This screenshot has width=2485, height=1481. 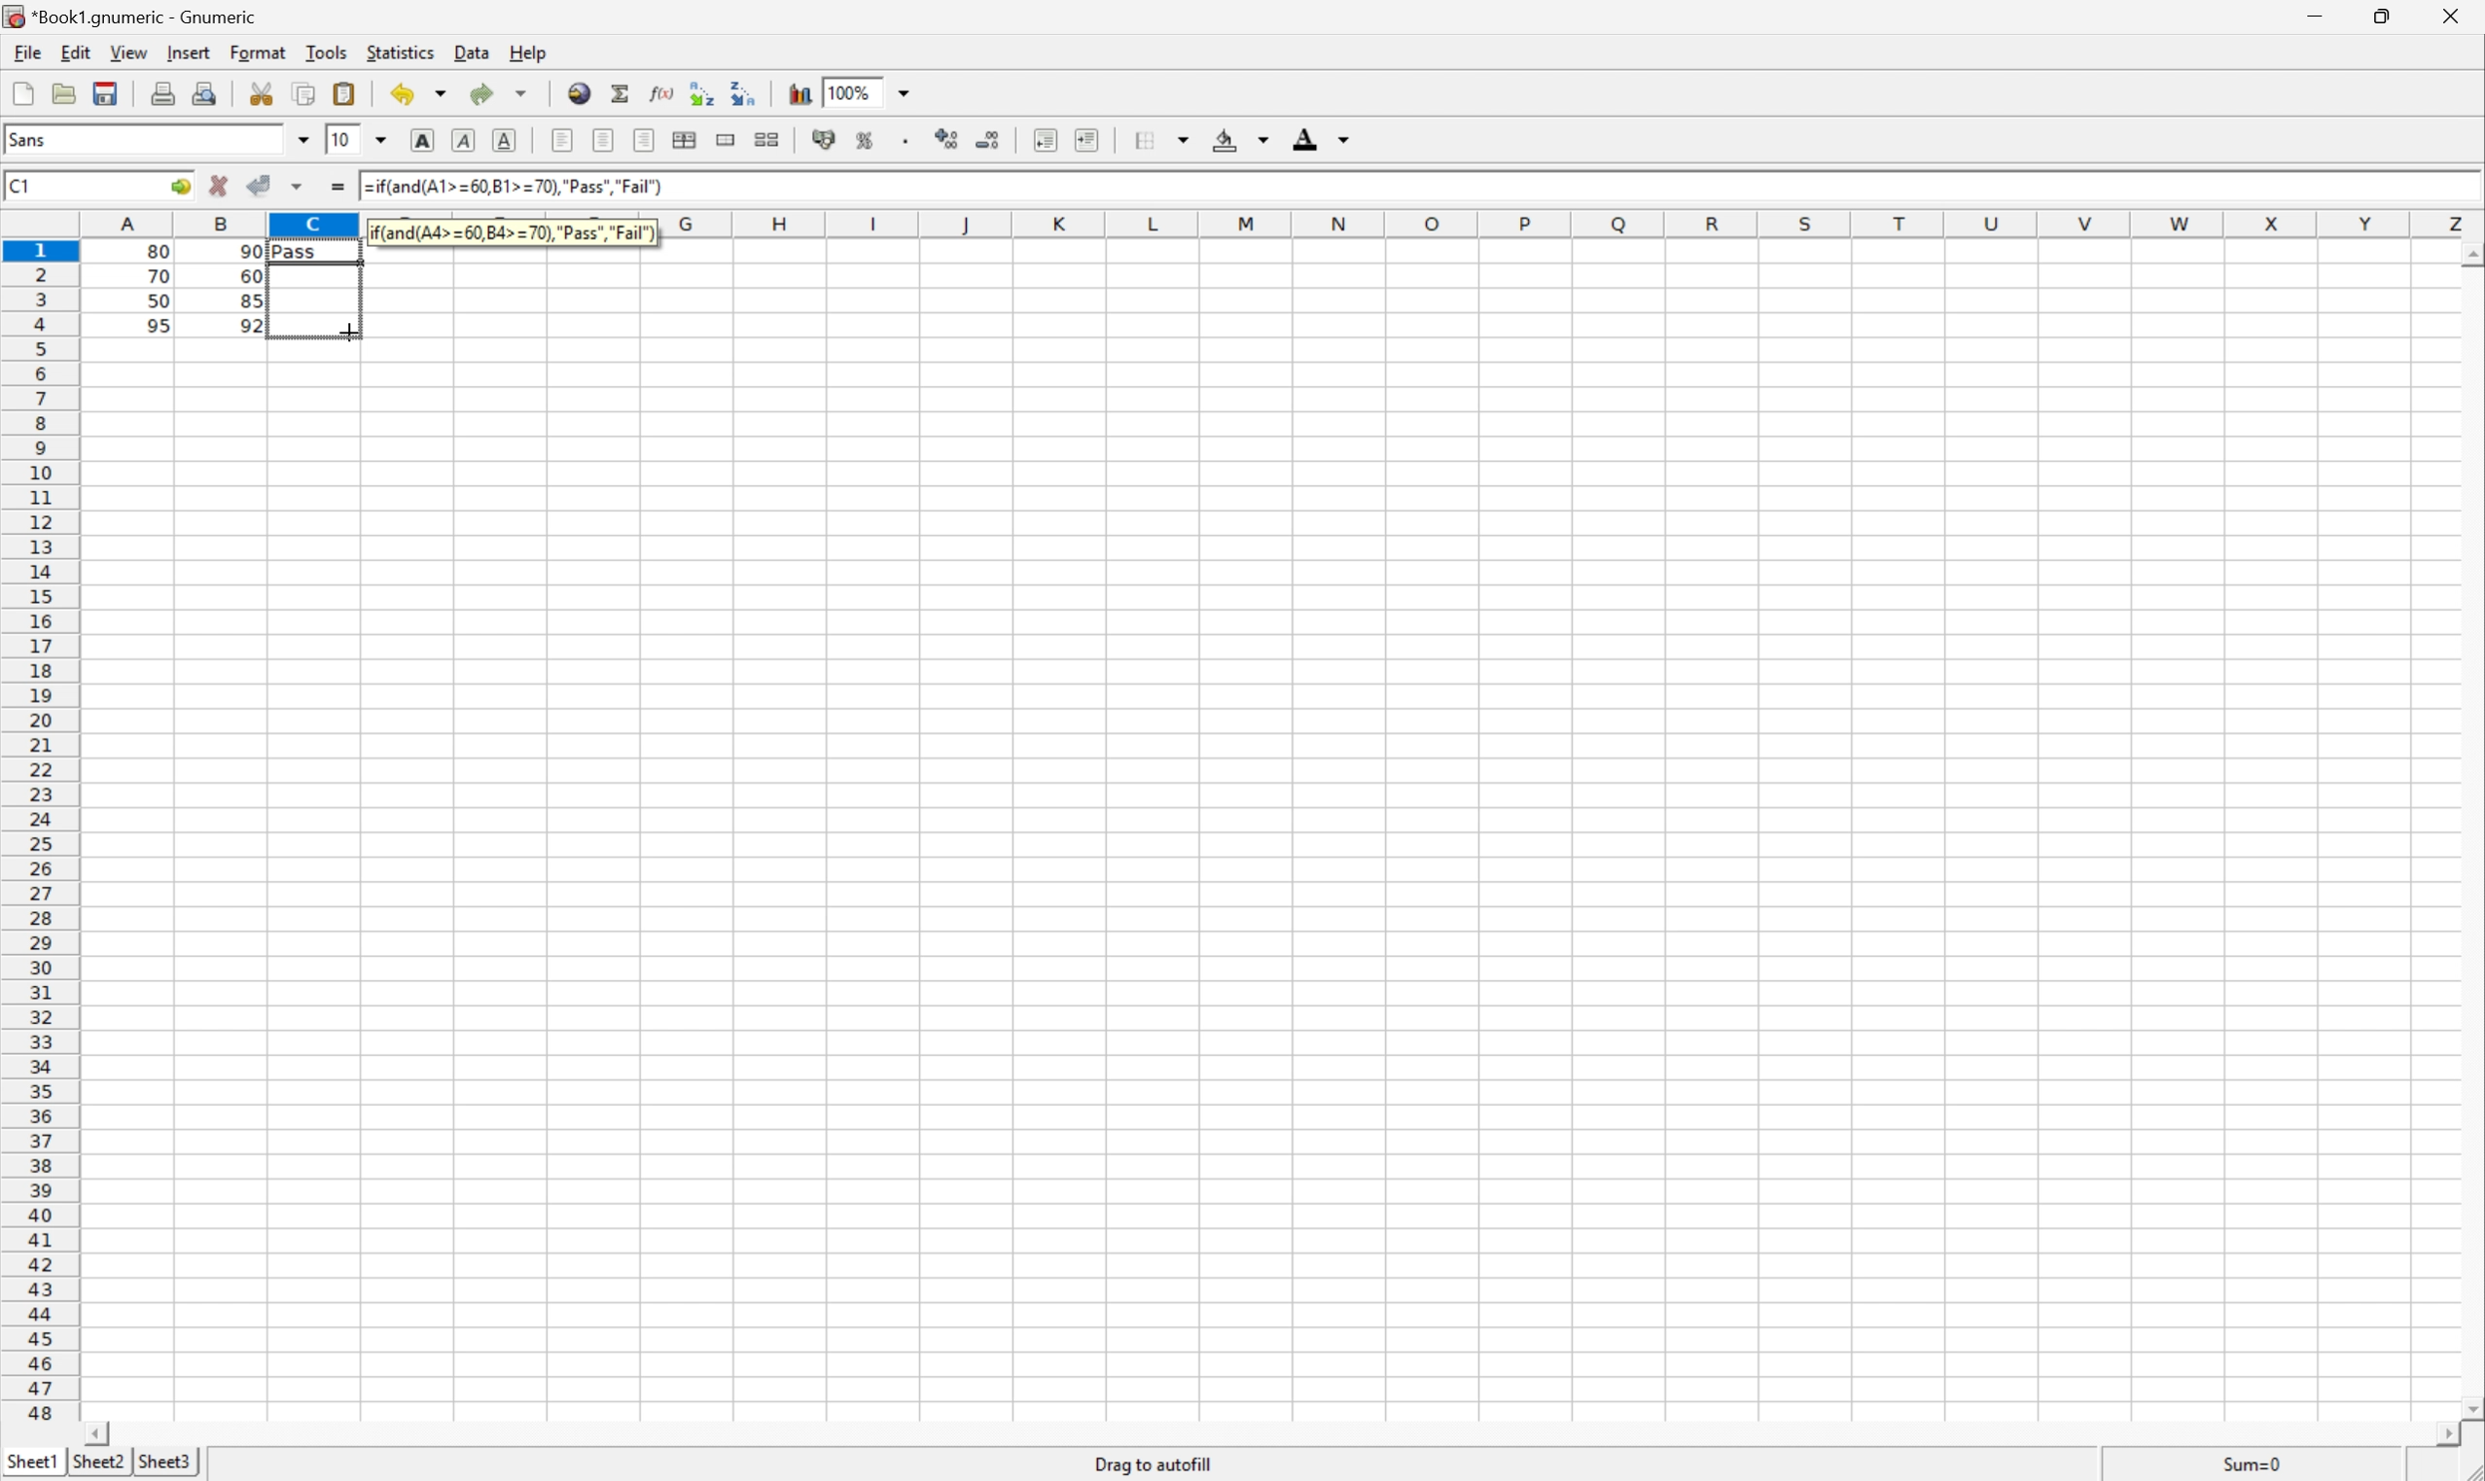 What do you see at coordinates (1161, 135) in the screenshot?
I see `Borders` at bounding box center [1161, 135].